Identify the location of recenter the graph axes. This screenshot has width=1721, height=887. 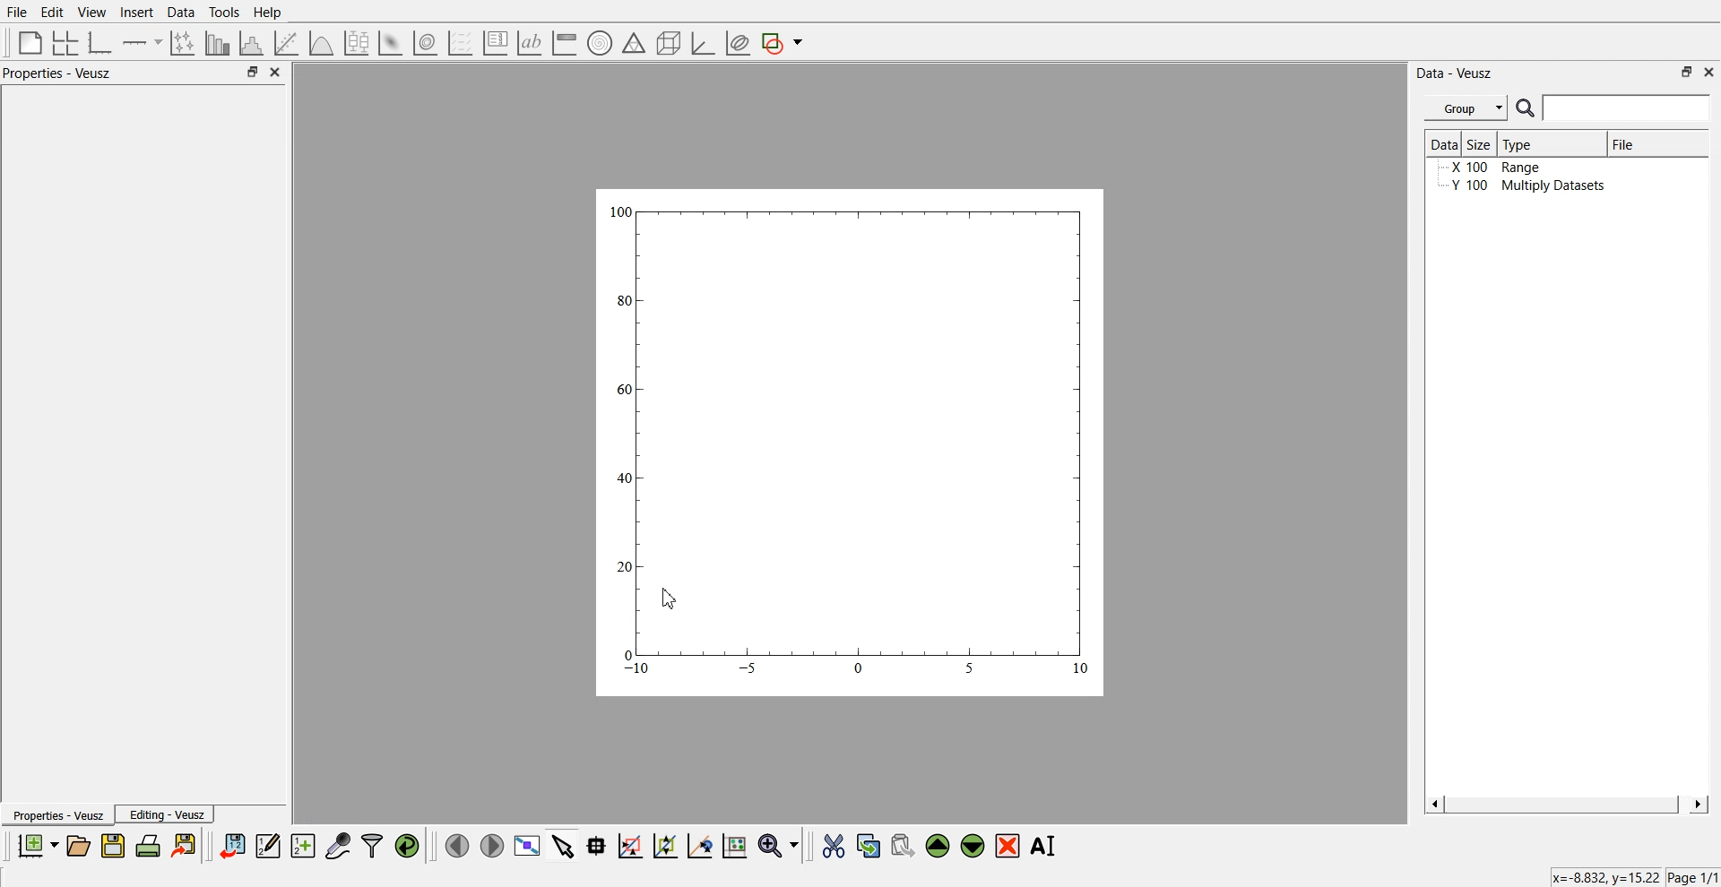
(699, 845).